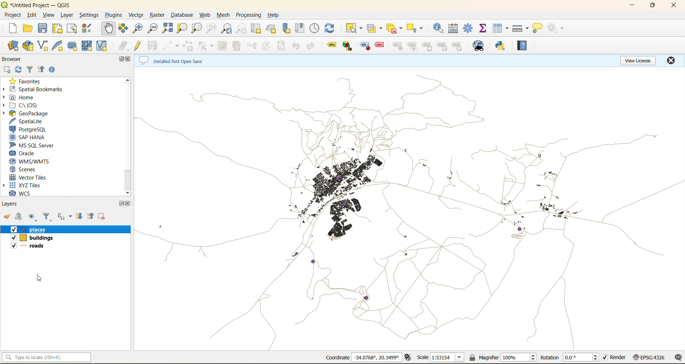  Describe the element at coordinates (66, 215) in the screenshot. I see `filter by expression` at that location.